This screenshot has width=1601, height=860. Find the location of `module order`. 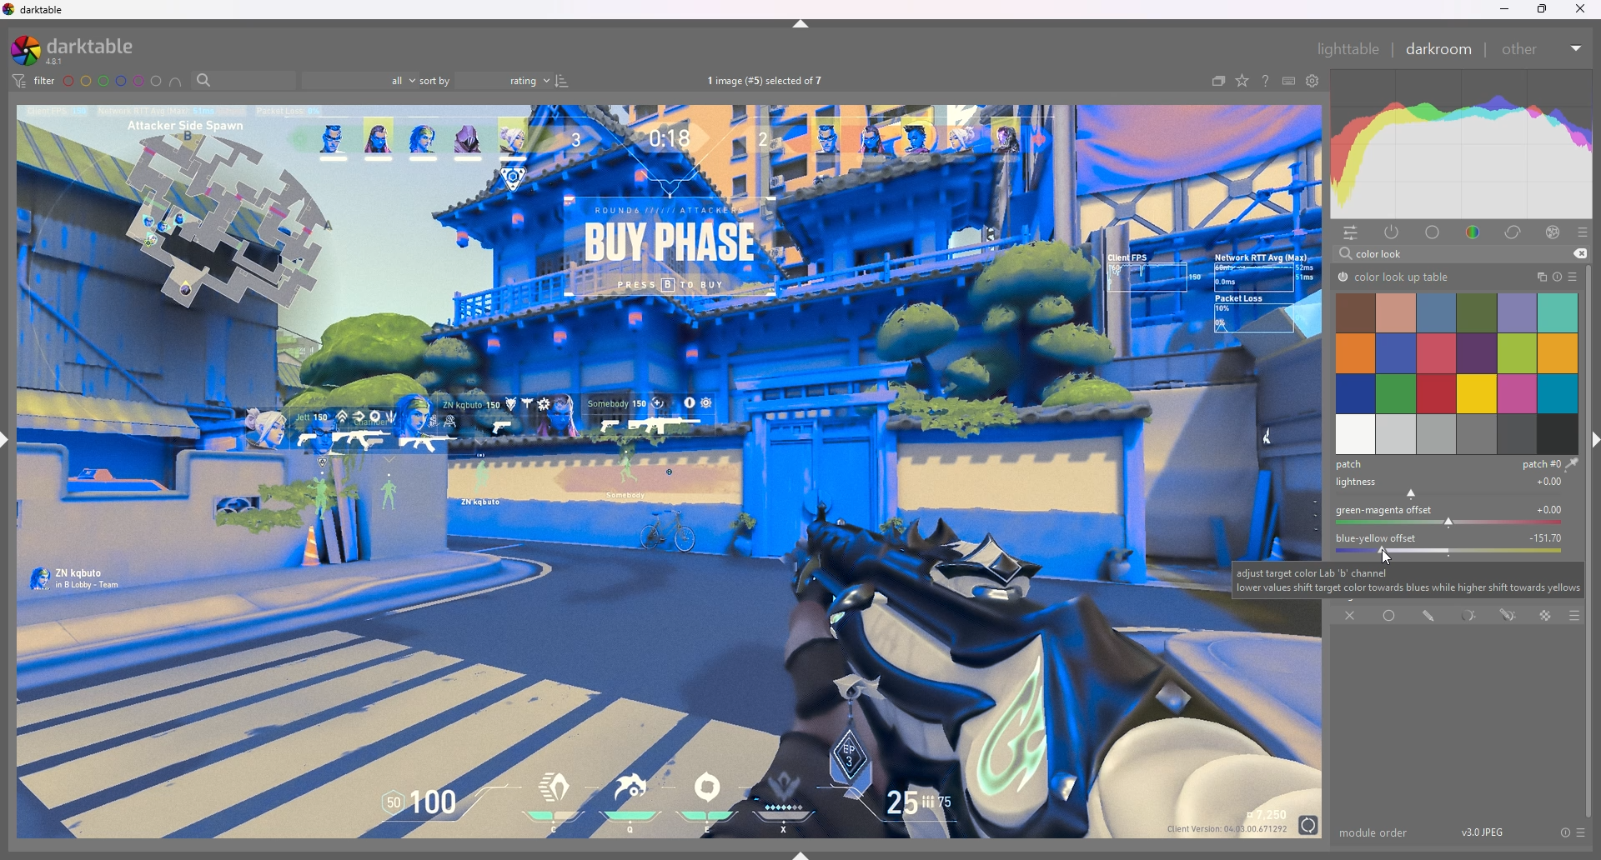

module order is located at coordinates (1377, 832).